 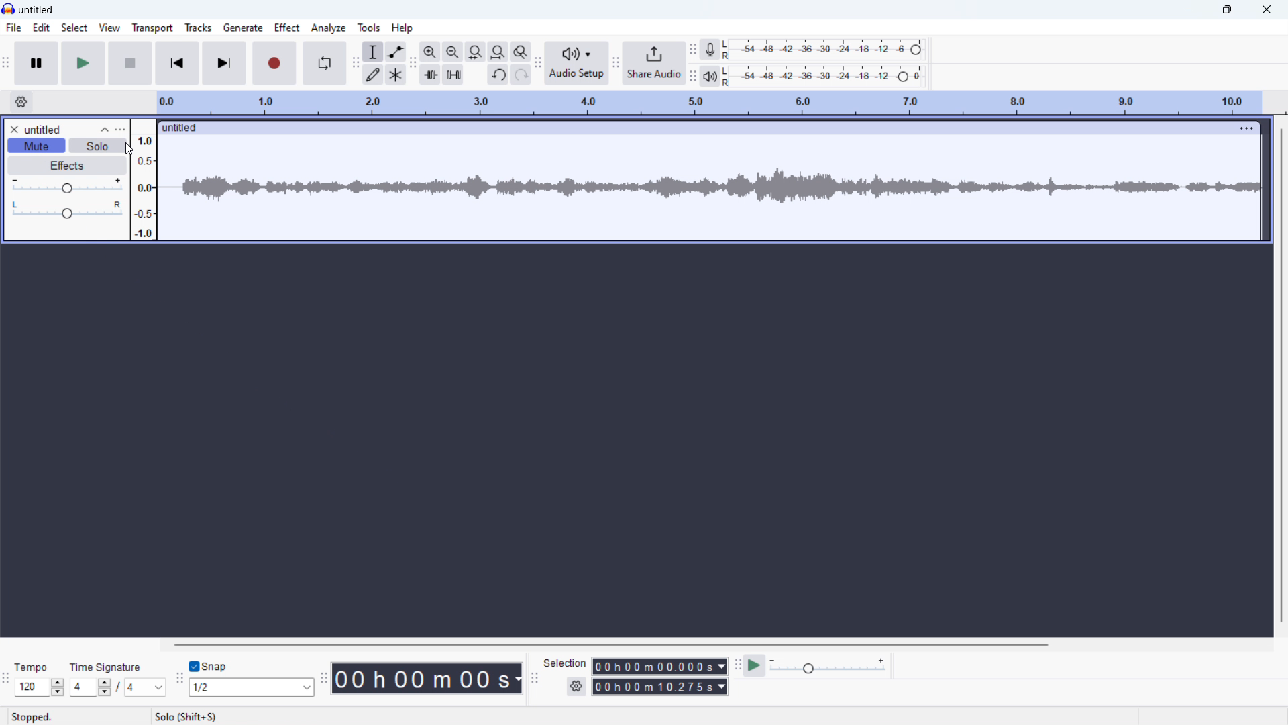 I want to click on tools, so click(x=370, y=28).